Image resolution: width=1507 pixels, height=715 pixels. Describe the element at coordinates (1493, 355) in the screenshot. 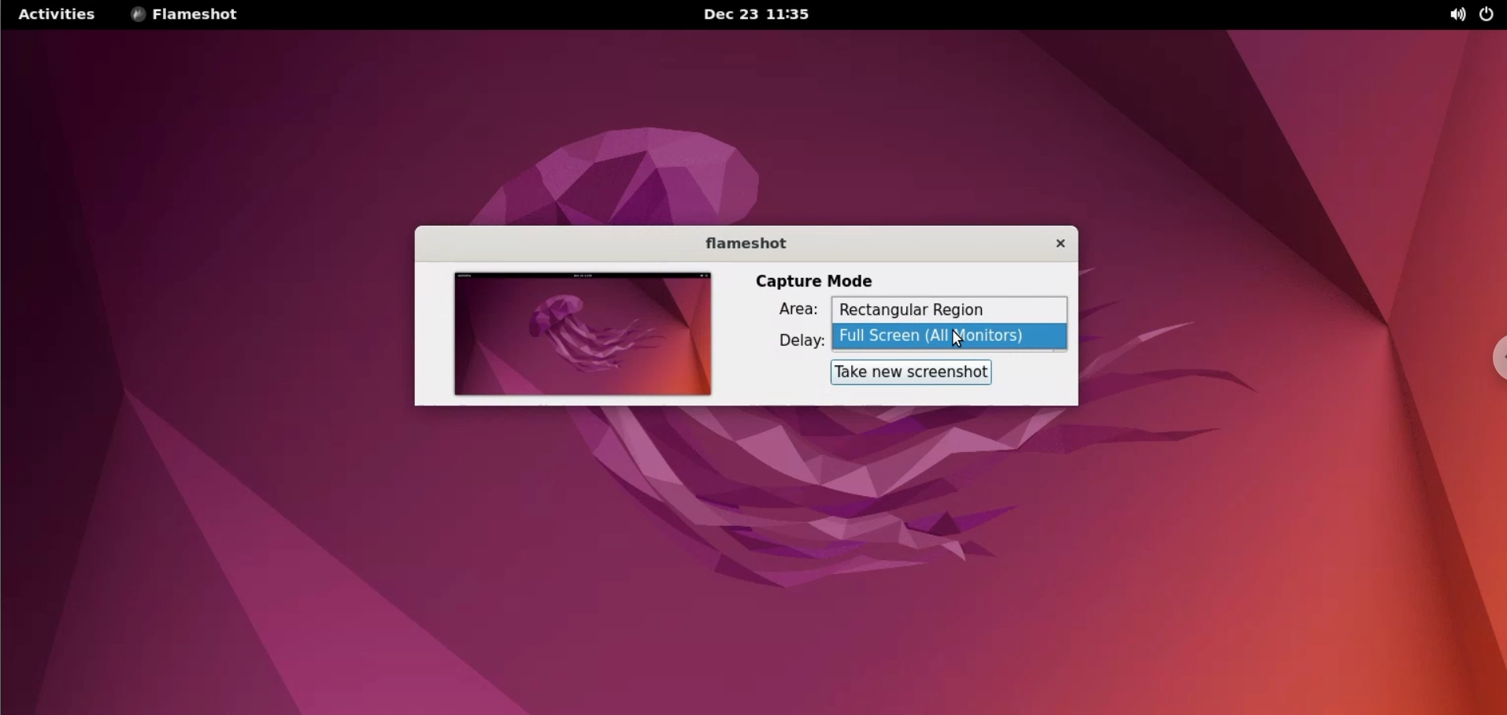

I see `chrome options` at that location.